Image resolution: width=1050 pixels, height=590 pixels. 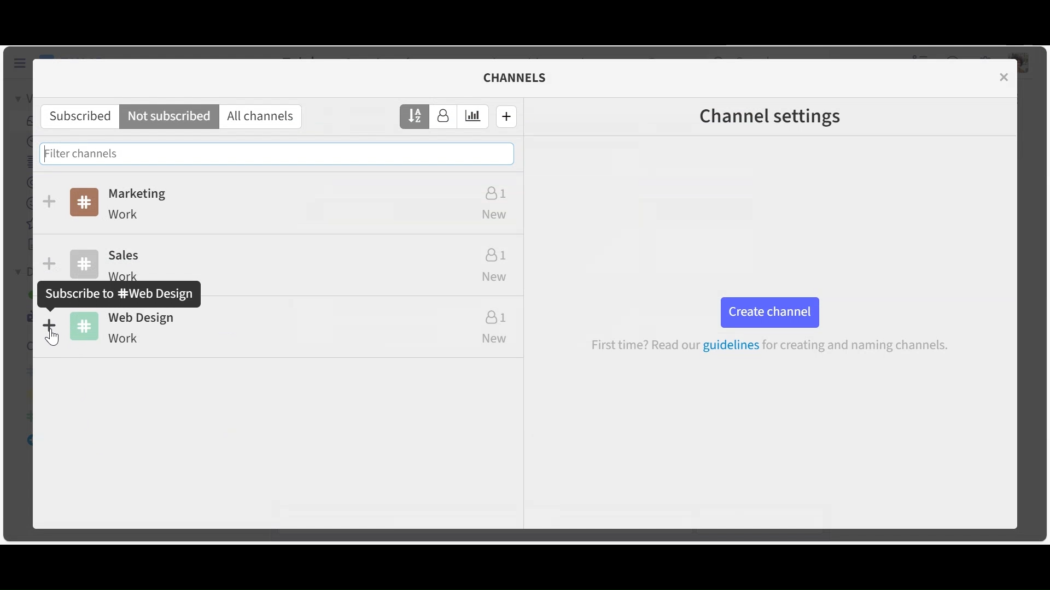 I want to click on Subscribe/unsubscibe, so click(x=51, y=262).